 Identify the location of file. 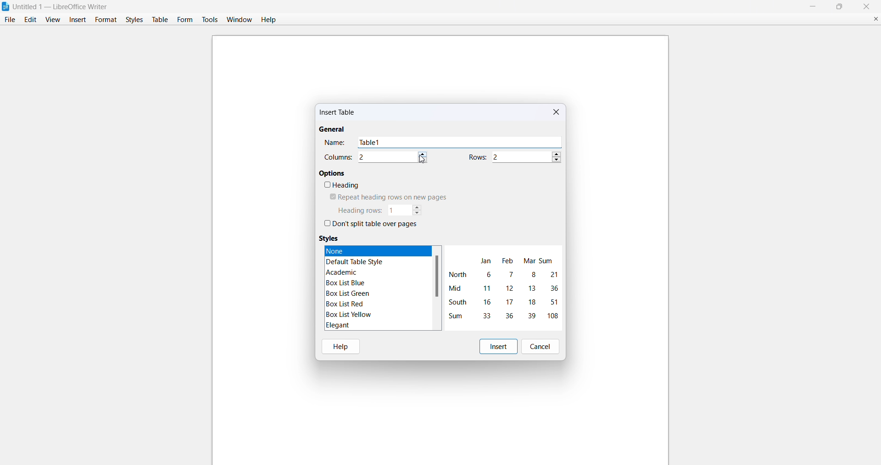
(9, 20).